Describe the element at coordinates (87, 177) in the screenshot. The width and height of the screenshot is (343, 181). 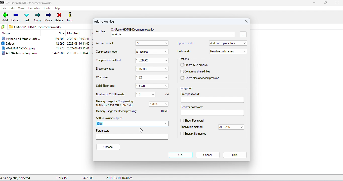
I see `147083` at that location.